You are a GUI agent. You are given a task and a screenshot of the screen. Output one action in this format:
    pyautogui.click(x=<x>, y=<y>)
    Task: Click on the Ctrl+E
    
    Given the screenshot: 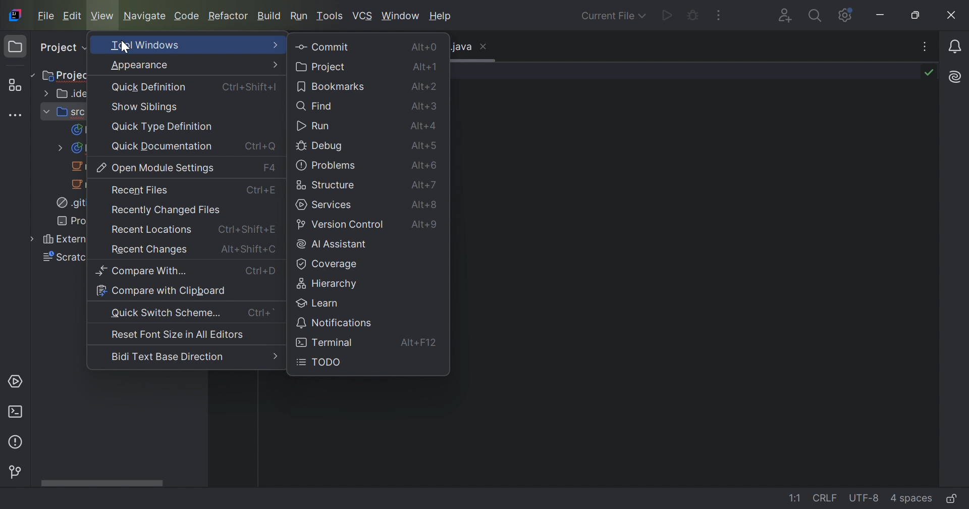 What is the action you would take?
    pyautogui.click(x=263, y=192)
    